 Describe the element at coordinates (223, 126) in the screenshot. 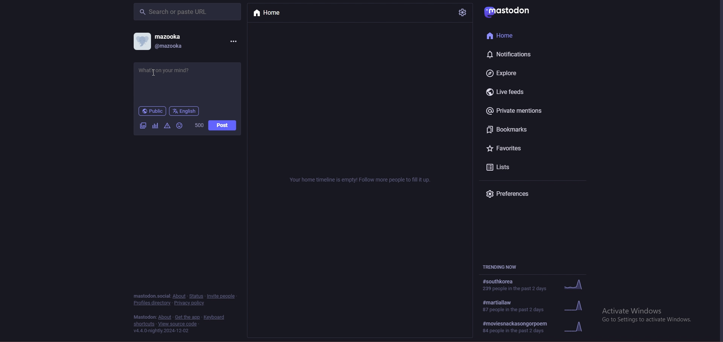

I see `post` at that location.